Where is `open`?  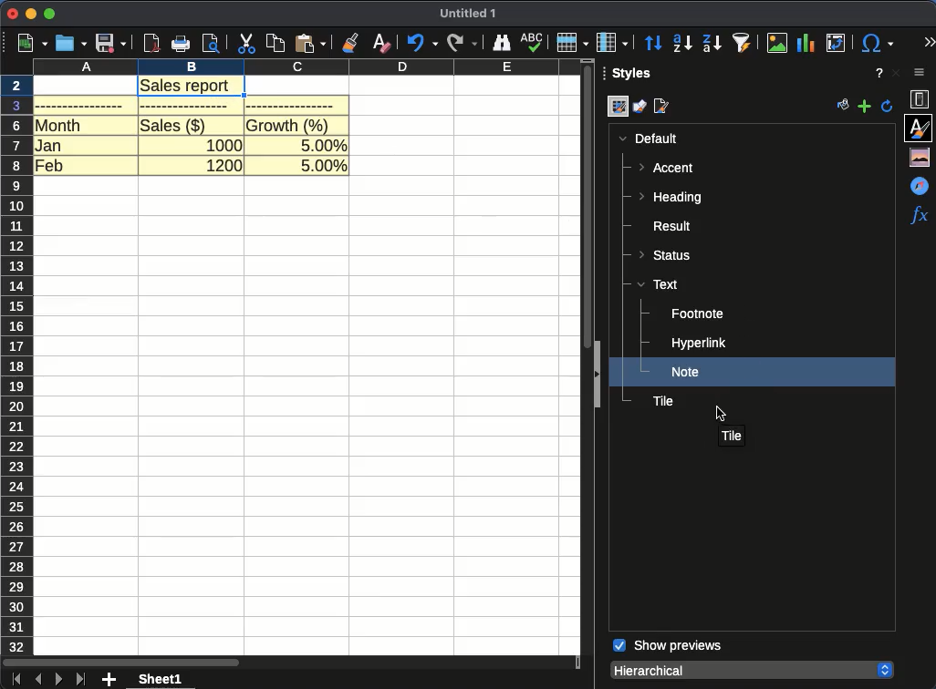
open is located at coordinates (71, 44).